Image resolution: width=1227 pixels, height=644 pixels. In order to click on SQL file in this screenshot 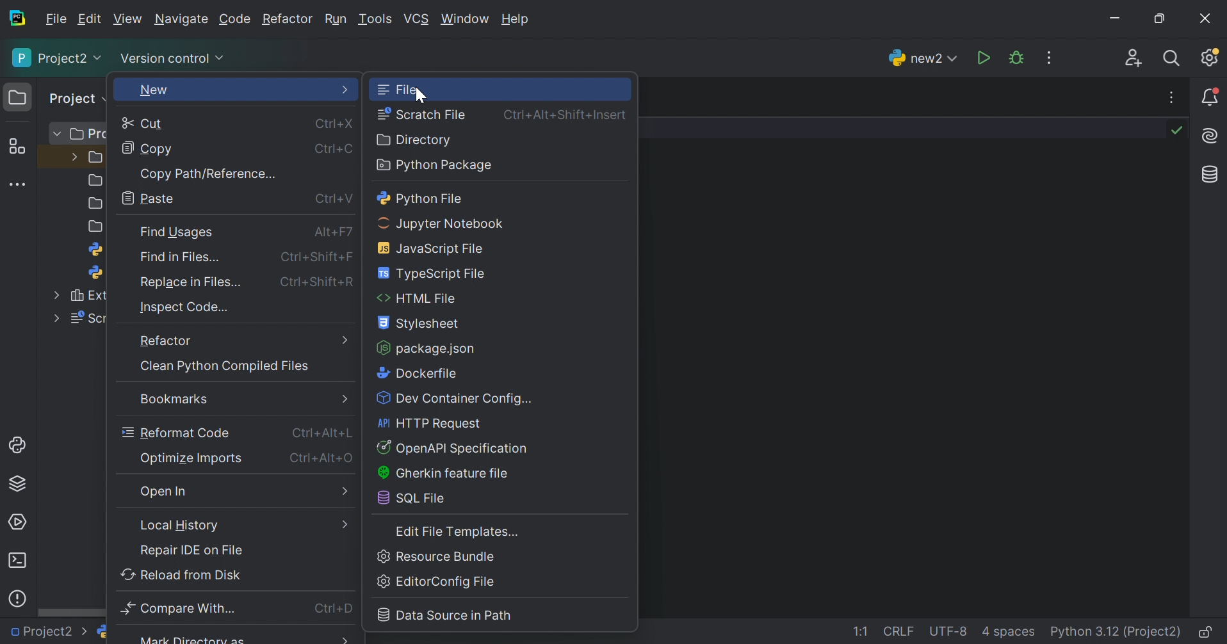, I will do `click(416, 499)`.